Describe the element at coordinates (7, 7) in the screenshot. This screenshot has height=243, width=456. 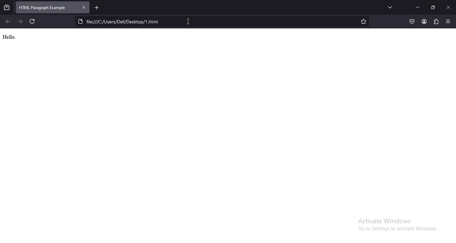
I see `view recent browsing across windows and devices` at that location.